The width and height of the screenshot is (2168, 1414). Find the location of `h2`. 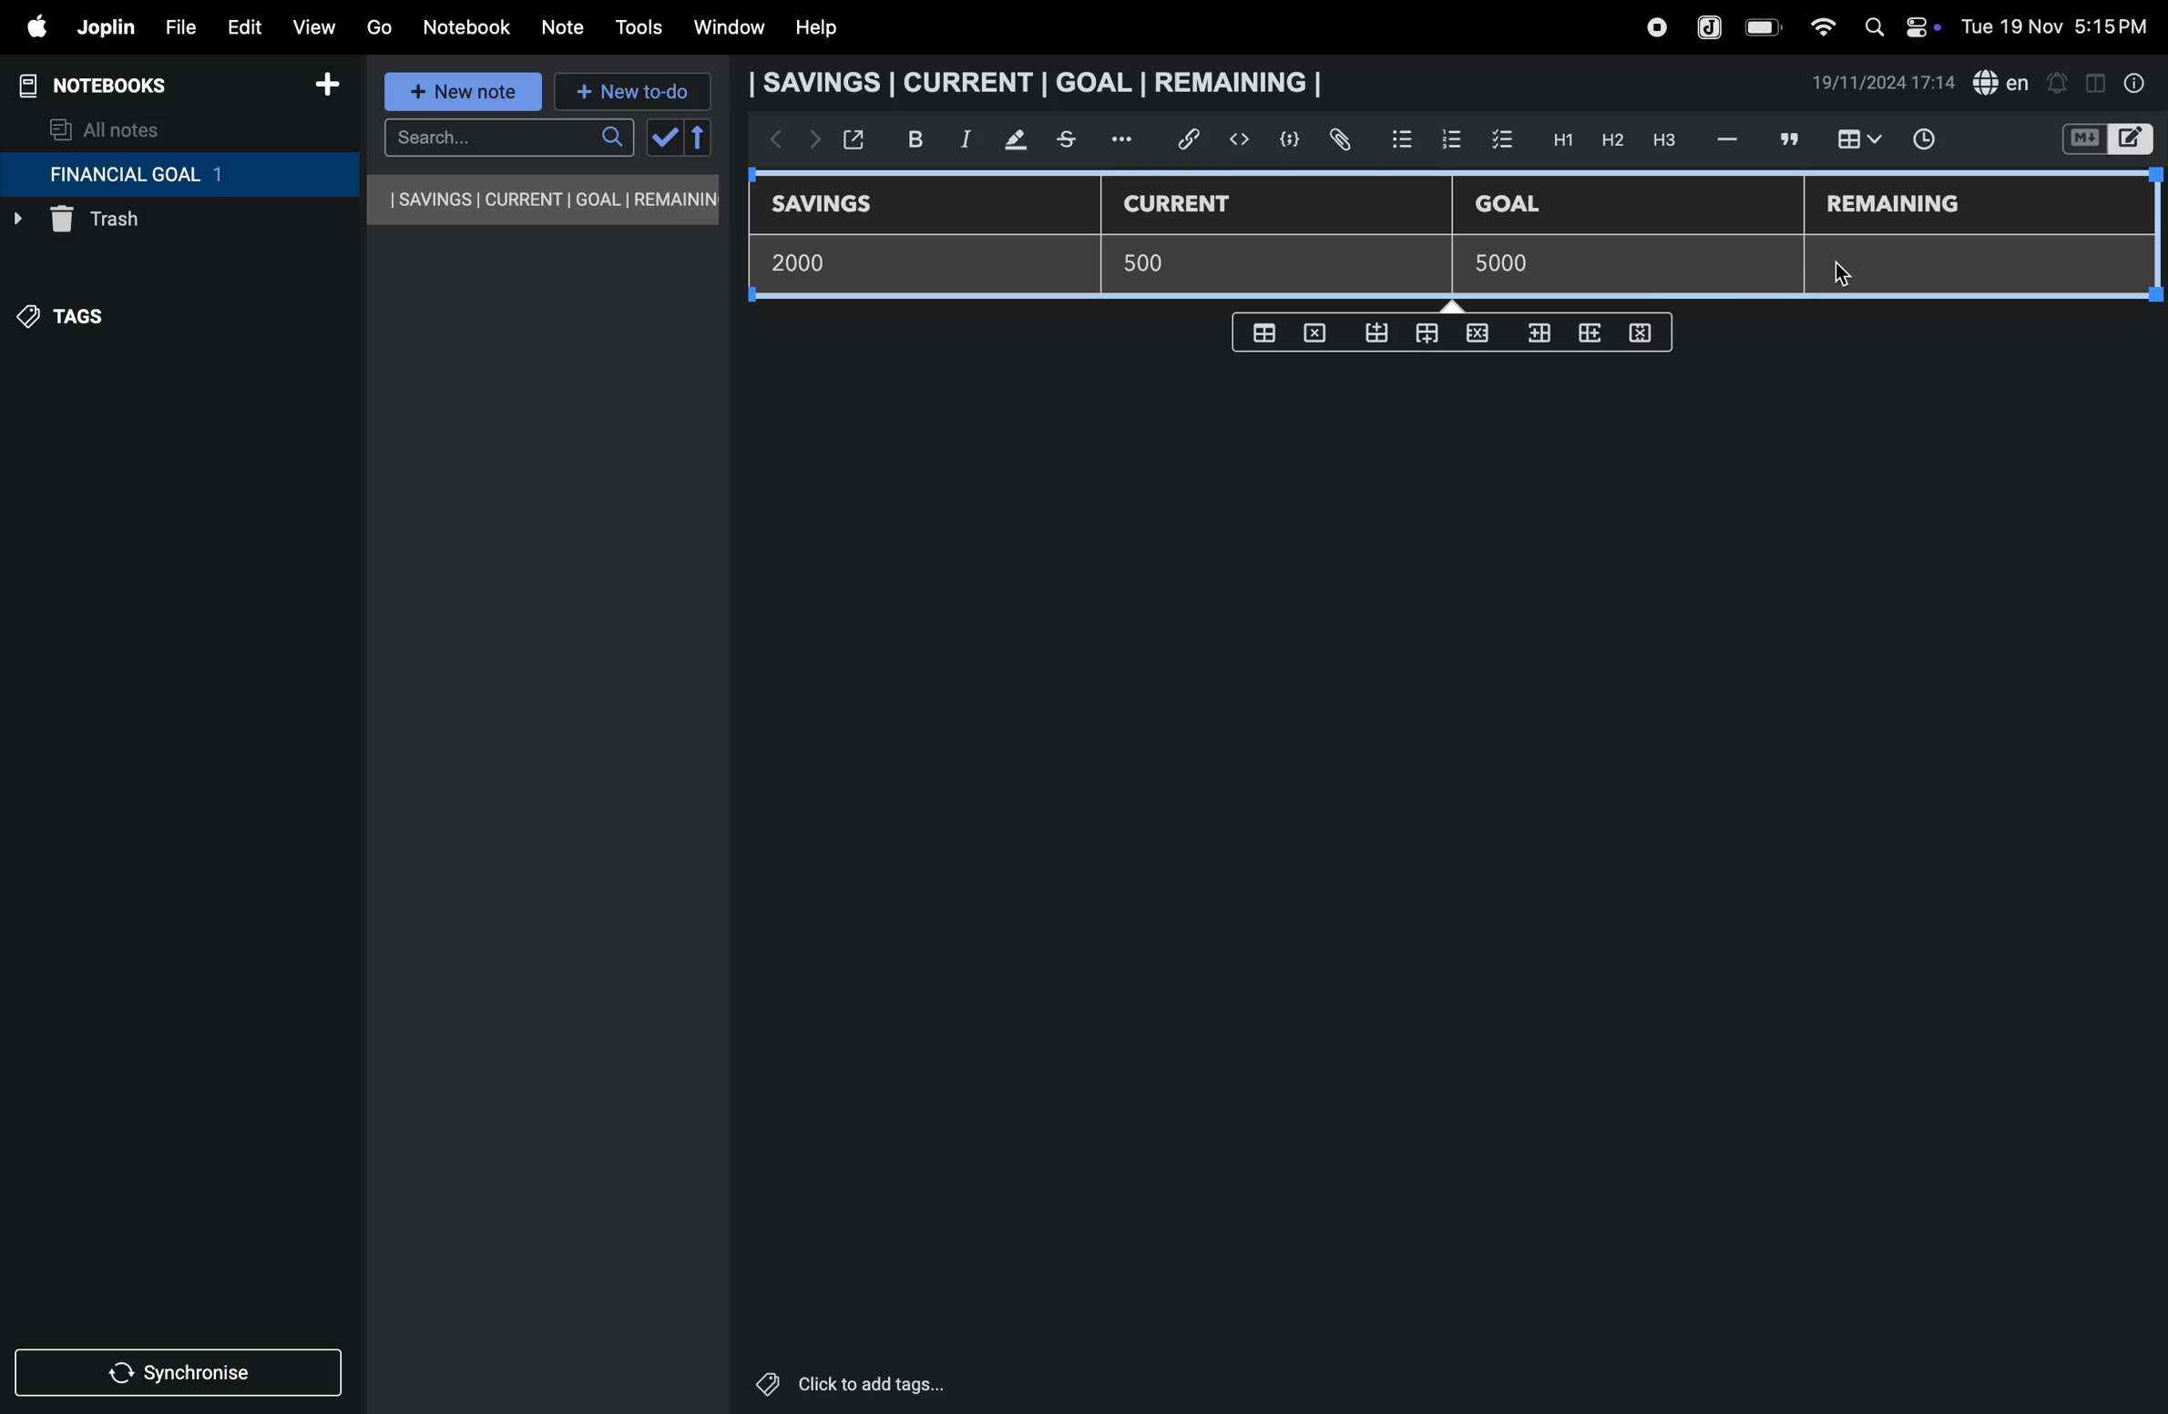

h2 is located at coordinates (1611, 139).